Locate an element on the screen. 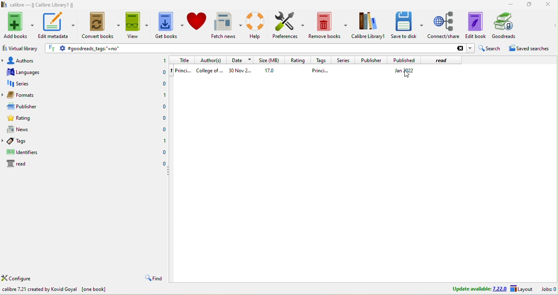 This screenshot has width=558, height=295. goodreads is located at coordinates (508, 25).